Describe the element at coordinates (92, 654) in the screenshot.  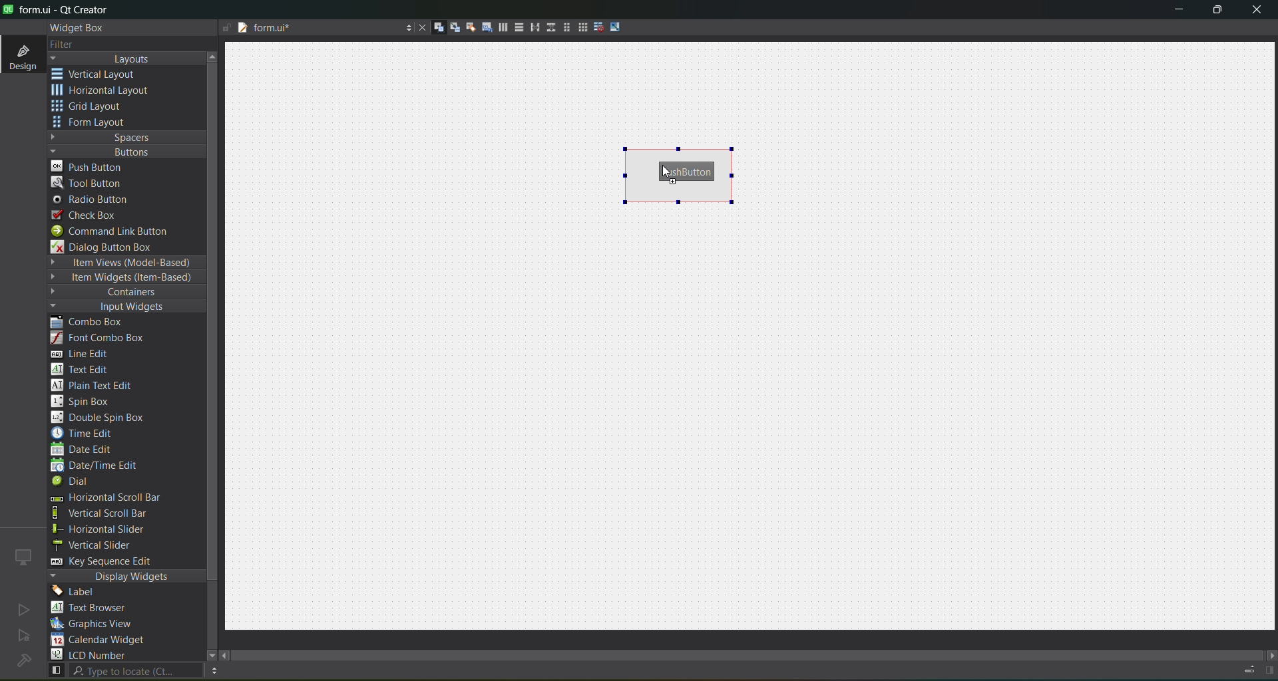
I see `lcd number` at that location.